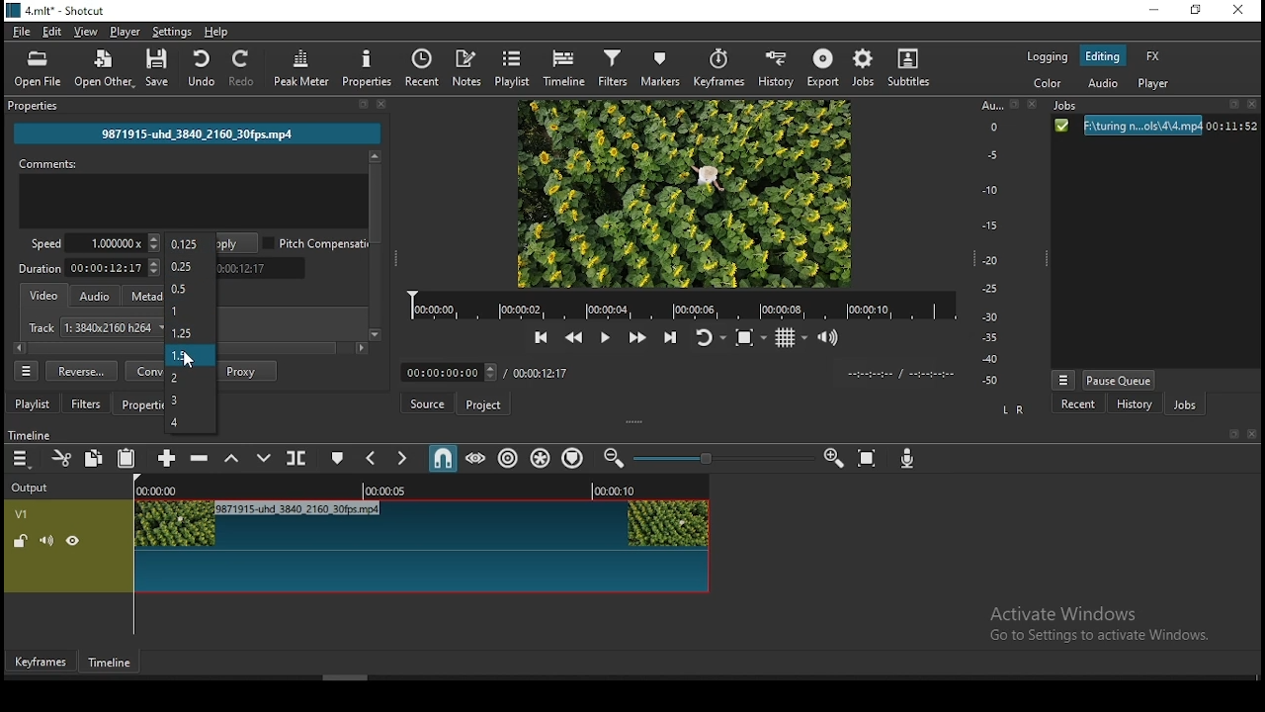 The image size is (1265, 712). Describe the element at coordinates (1238, 11) in the screenshot. I see `close window` at that location.